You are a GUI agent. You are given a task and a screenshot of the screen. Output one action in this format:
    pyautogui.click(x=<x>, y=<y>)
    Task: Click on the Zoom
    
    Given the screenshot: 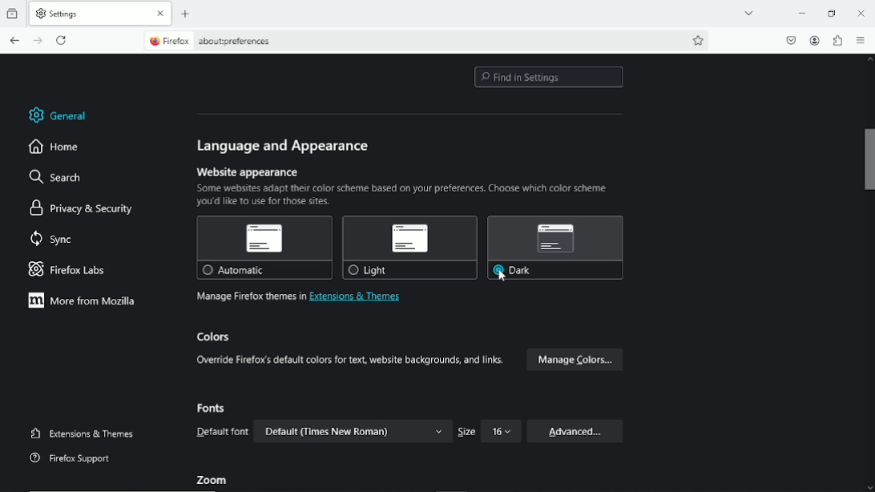 What is the action you would take?
    pyautogui.click(x=215, y=480)
    